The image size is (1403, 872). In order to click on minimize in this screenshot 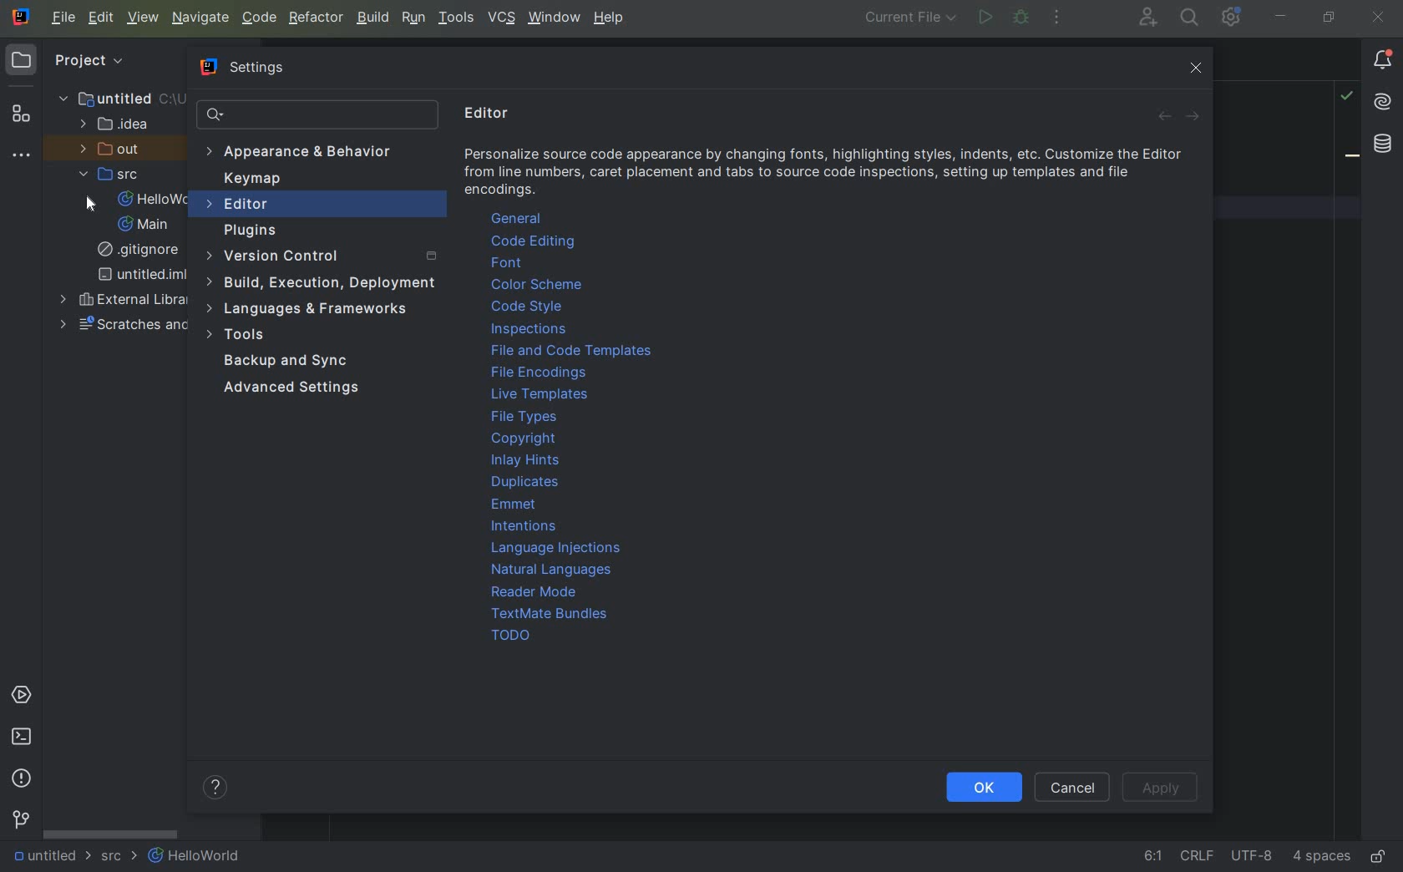, I will do `click(1281, 16)`.